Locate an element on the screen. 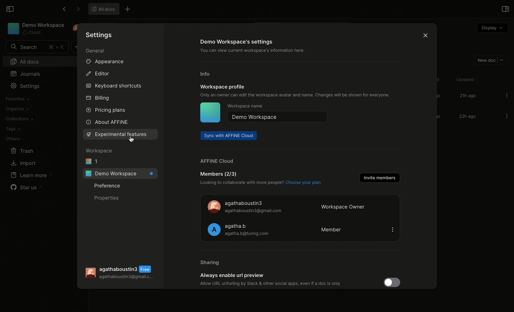 This screenshot has height=312, width=514. Options is located at coordinates (507, 116).